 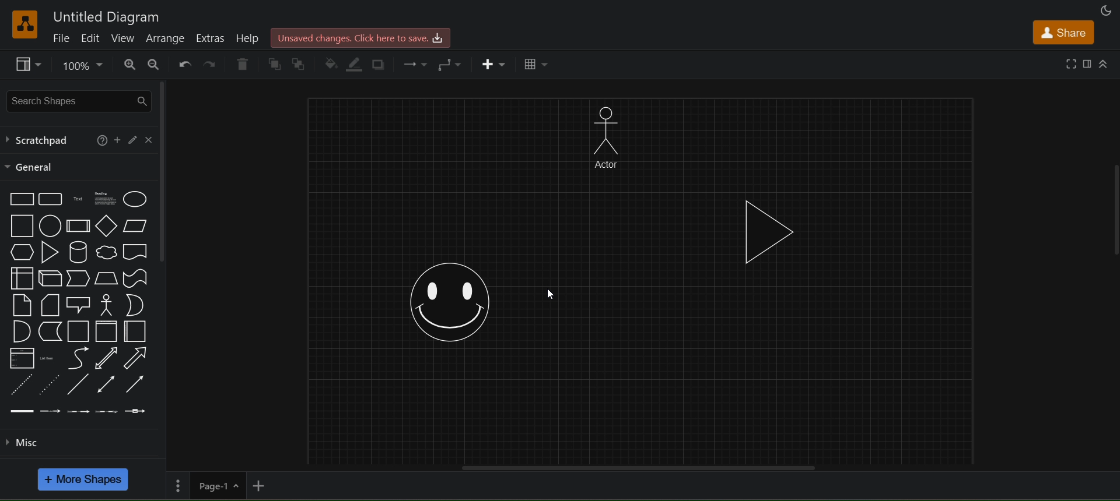 I want to click on edit, so click(x=135, y=140).